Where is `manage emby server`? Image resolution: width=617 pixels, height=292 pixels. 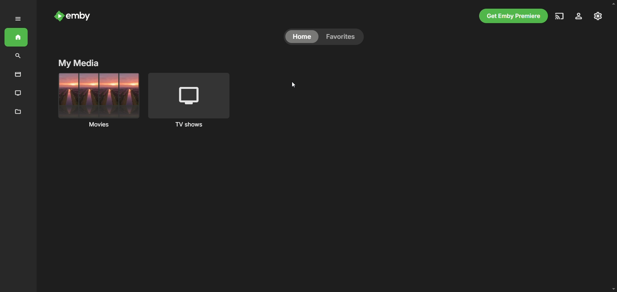
manage emby server is located at coordinates (578, 16).